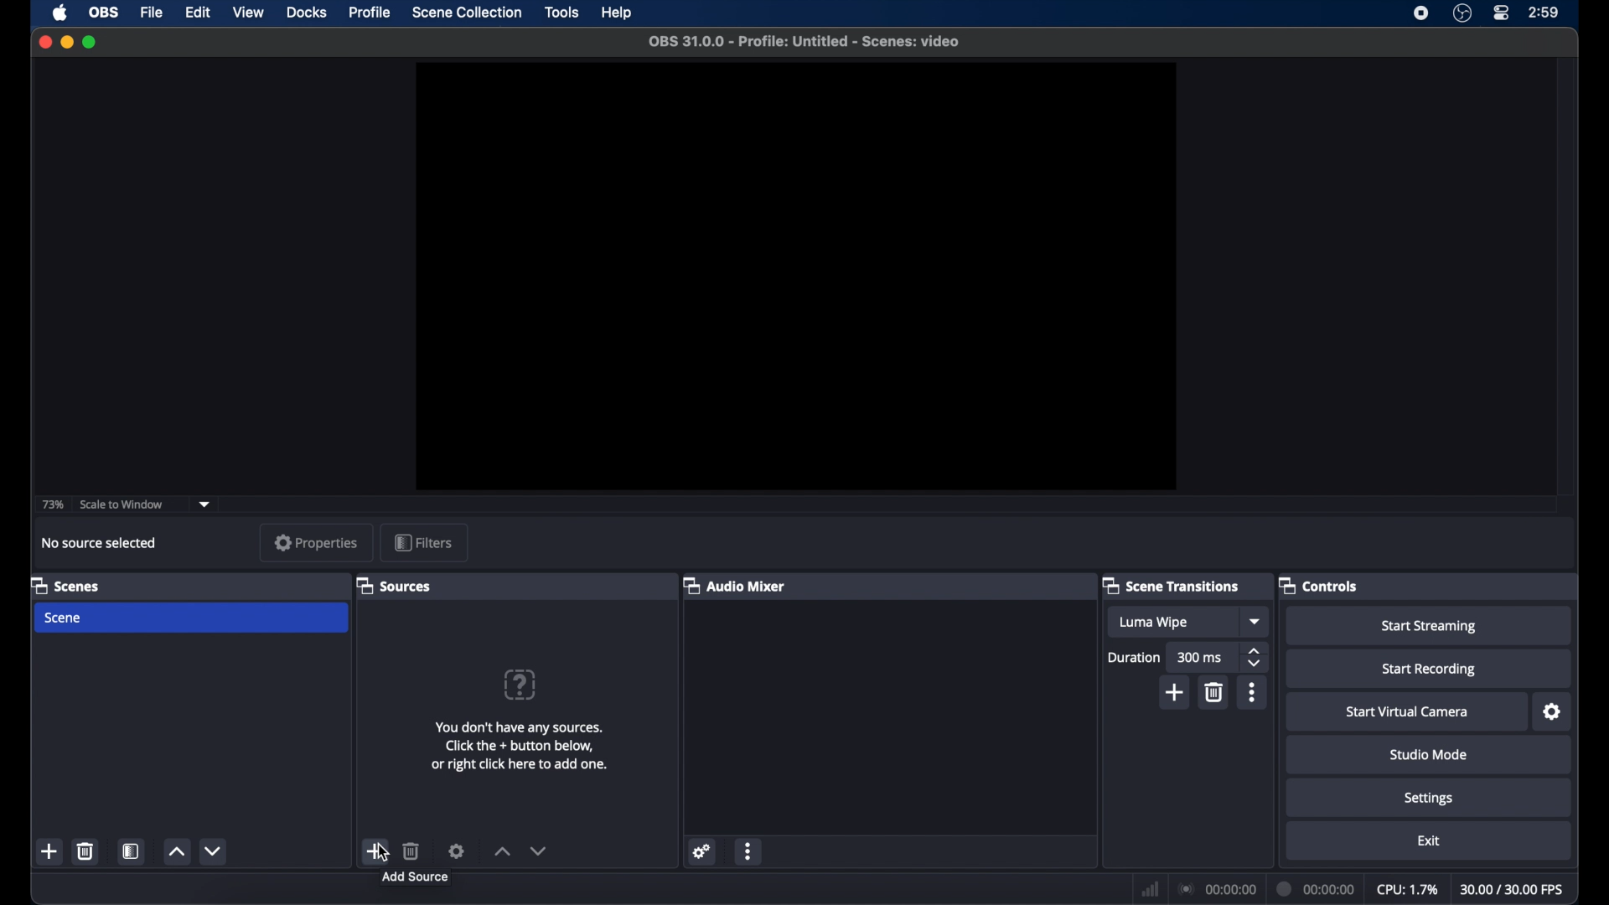  Describe the element at coordinates (1256, 621) in the screenshot. I see `dropdown` at that location.